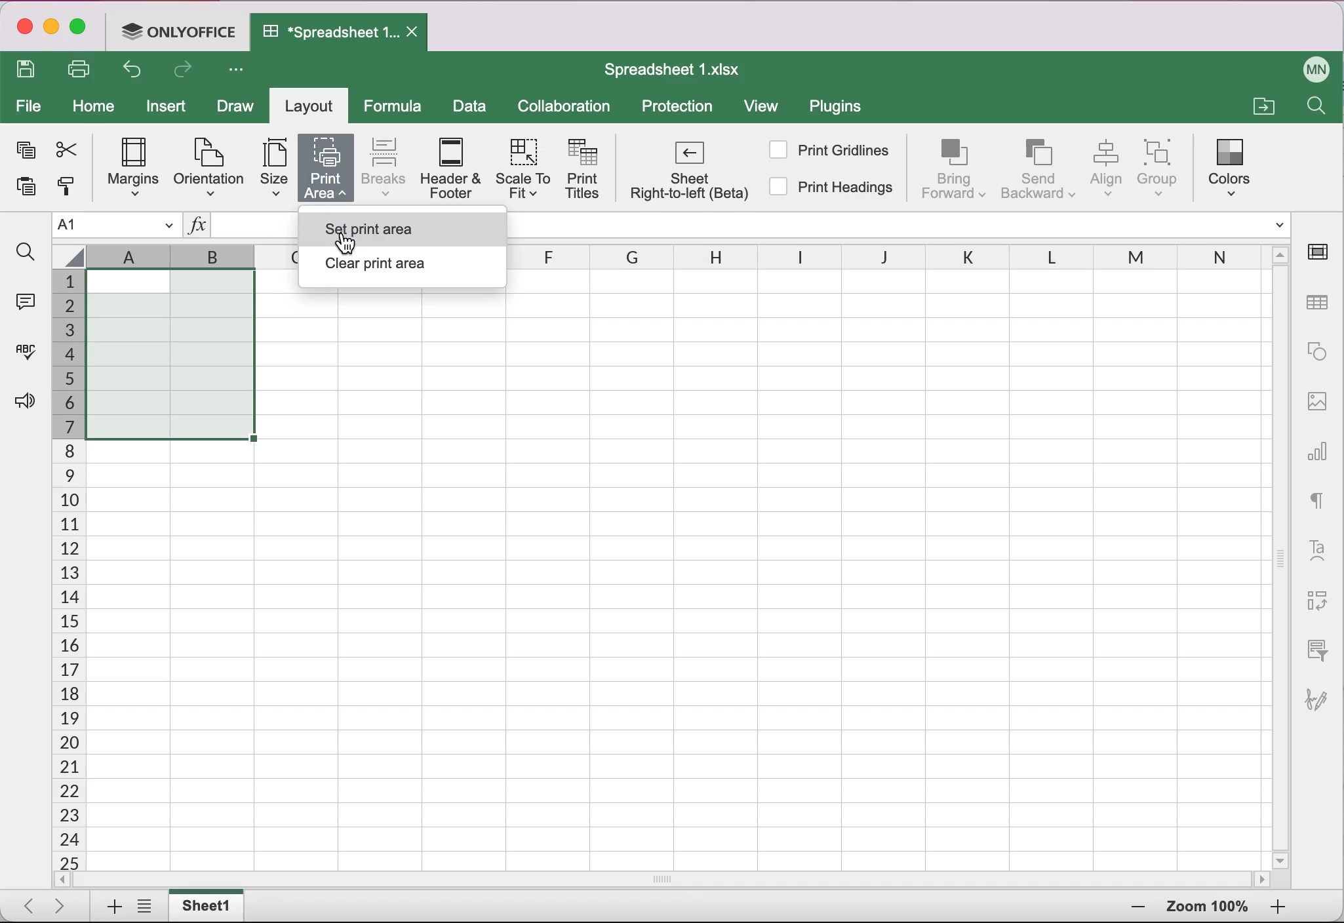 Image resolution: width=1344 pixels, height=923 pixels. Describe the element at coordinates (84, 69) in the screenshot. I see `print` at that location.